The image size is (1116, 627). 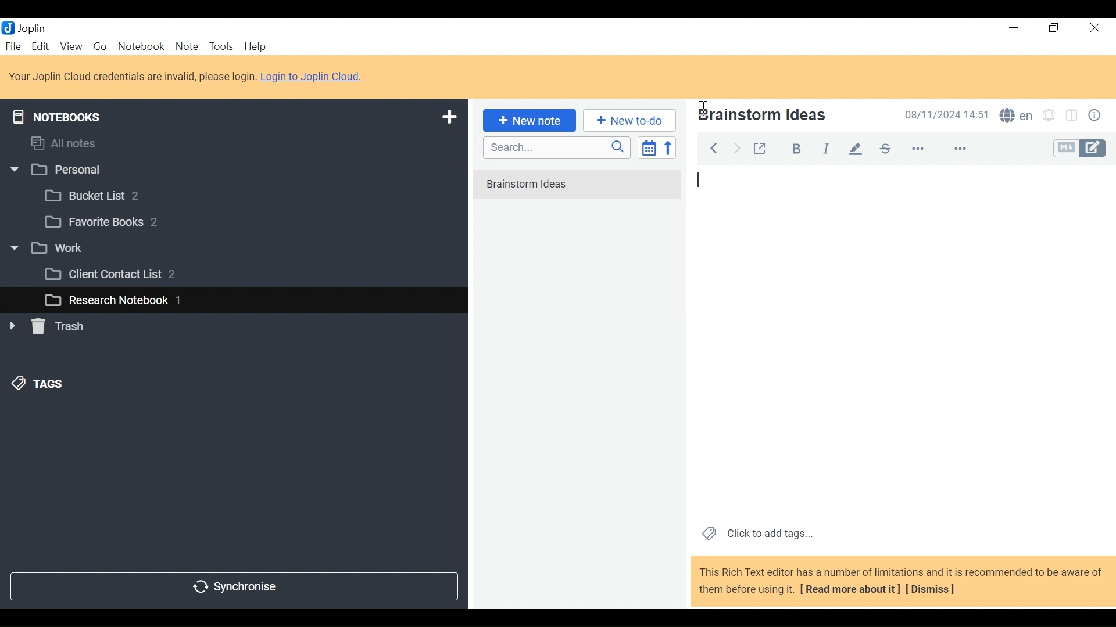 What do you see at coordinates (700, 179) in the screenshot?
I see `typing indication` at bounding box center [700, 179].